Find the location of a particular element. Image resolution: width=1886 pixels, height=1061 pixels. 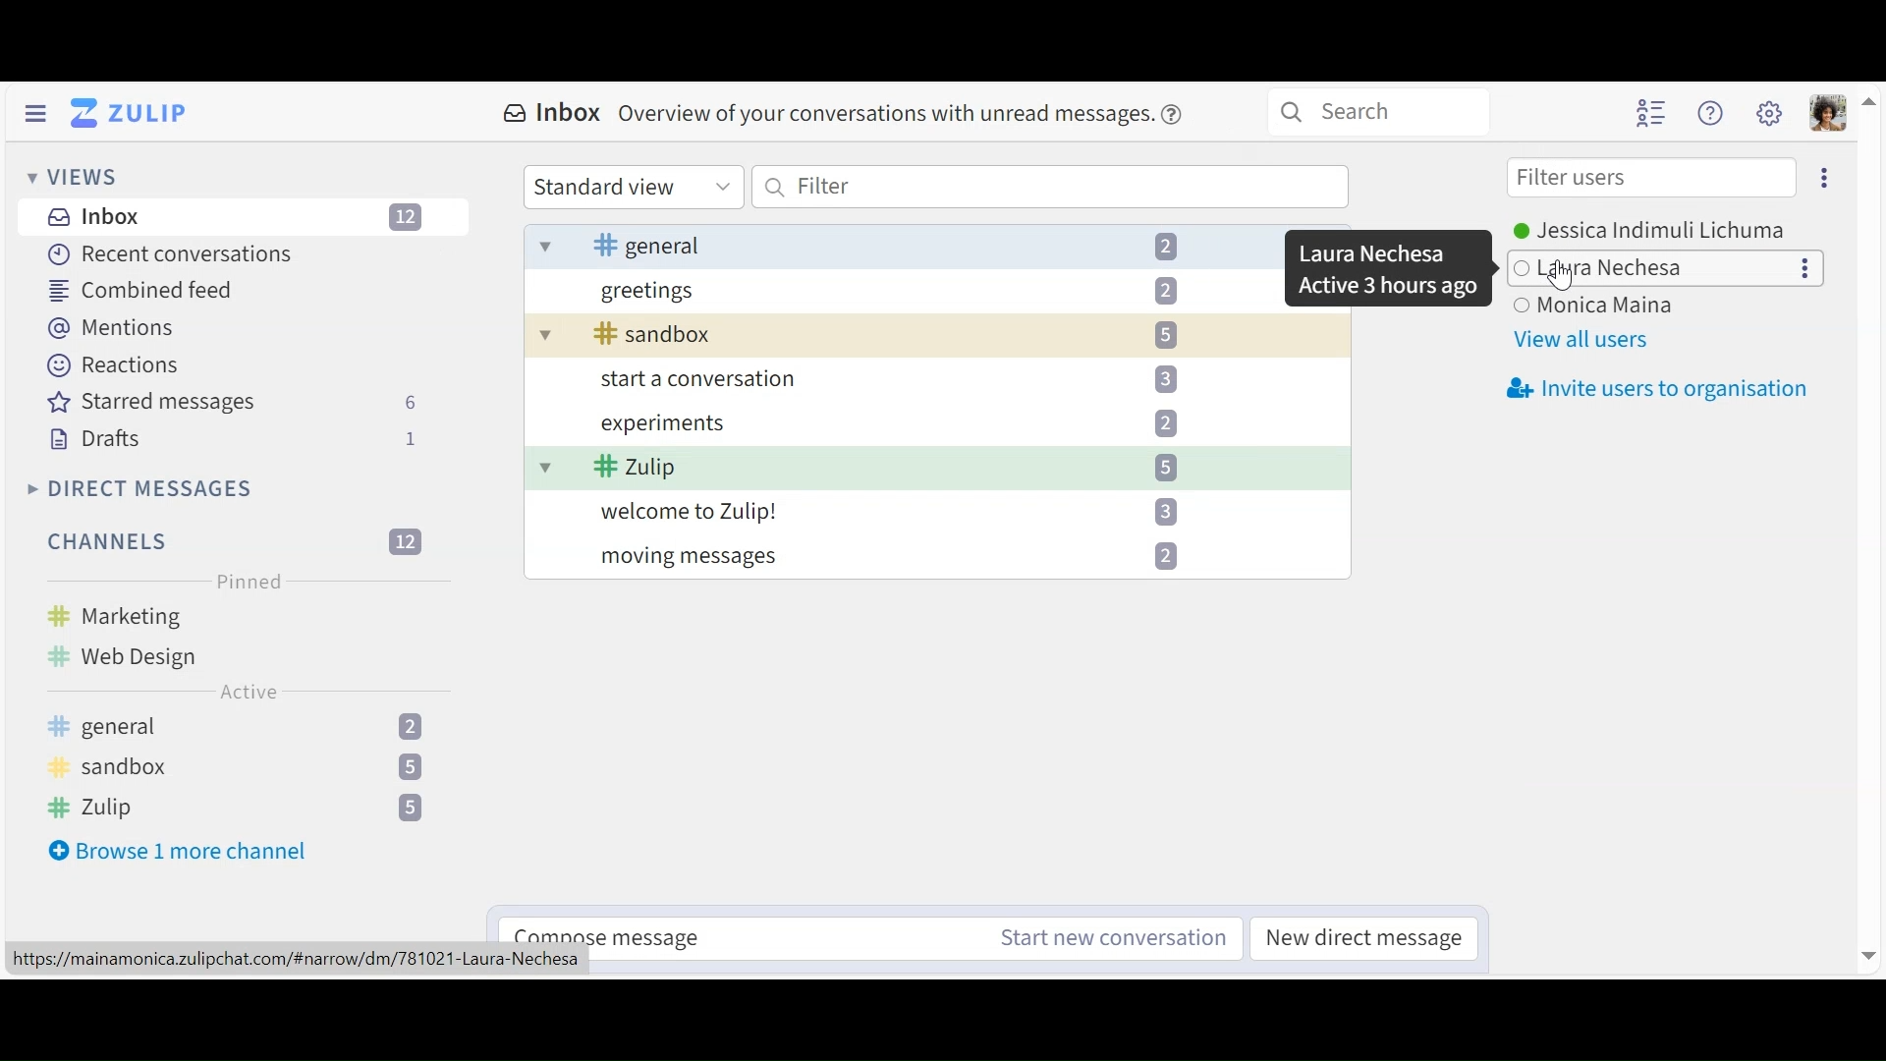

moving messages is located at coordinates (896, 557).